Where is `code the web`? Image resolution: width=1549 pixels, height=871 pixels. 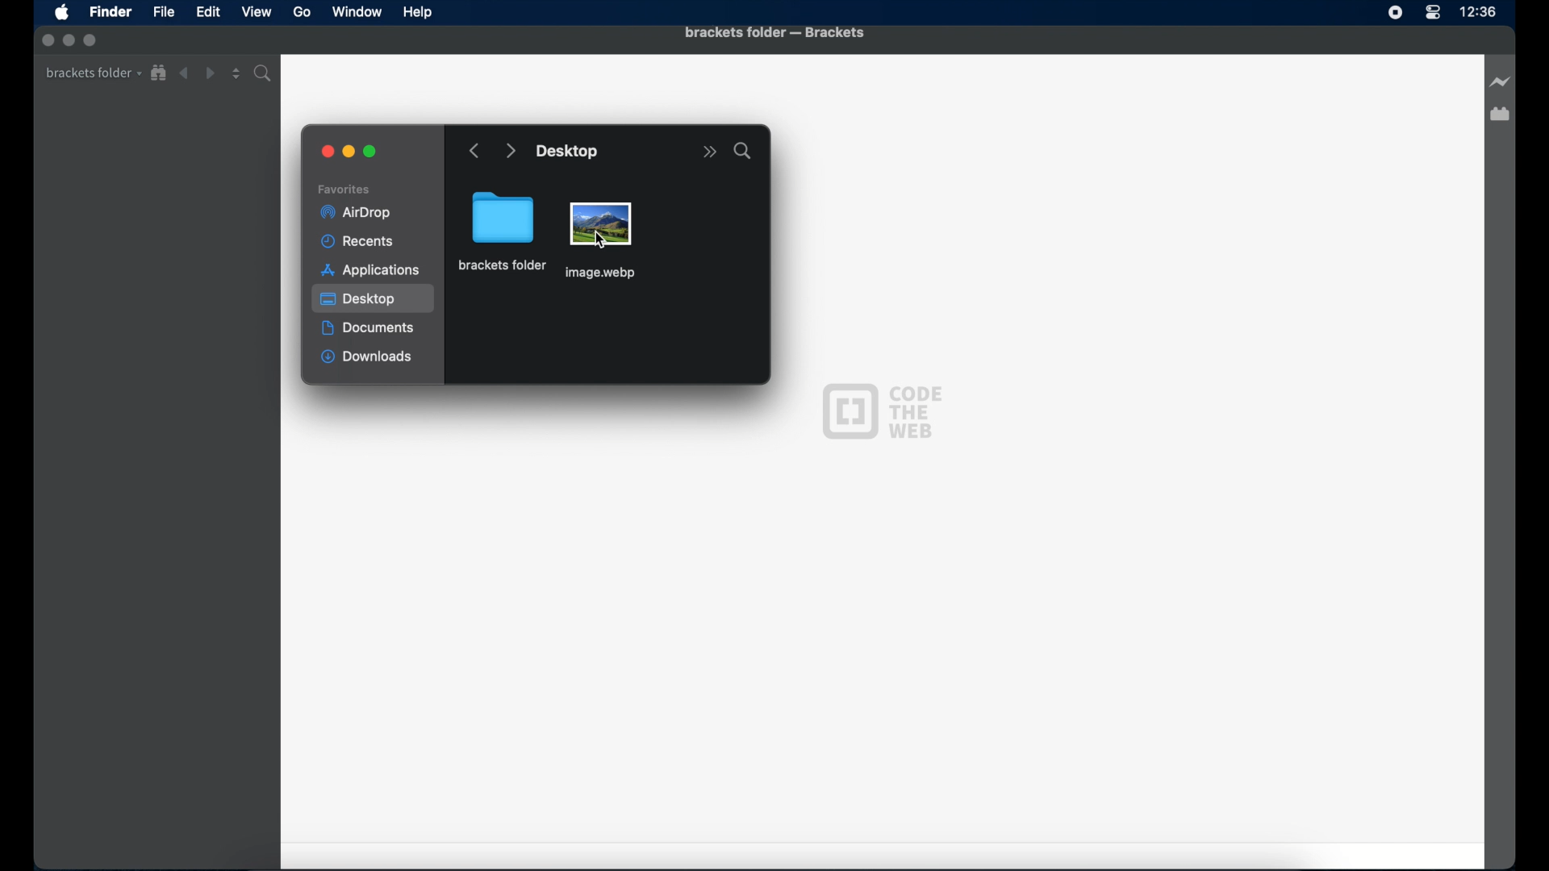
code the web is located at coordinates (882, 410).